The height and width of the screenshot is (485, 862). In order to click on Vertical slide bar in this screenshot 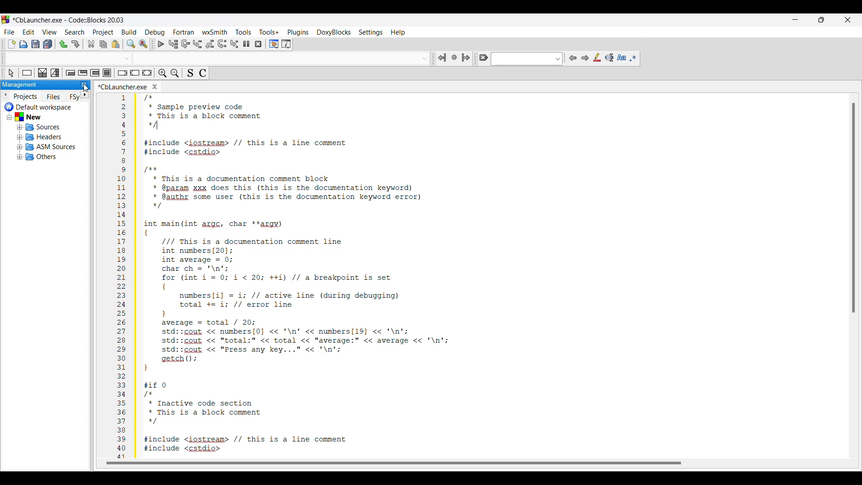, I will do `click(854, 209)`.